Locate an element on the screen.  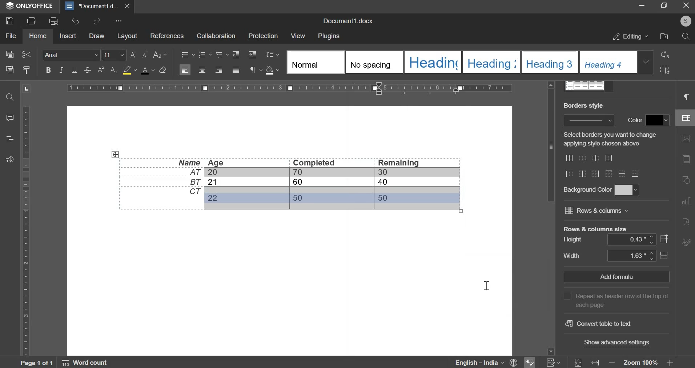
border color is located at coordinates (659, 119).